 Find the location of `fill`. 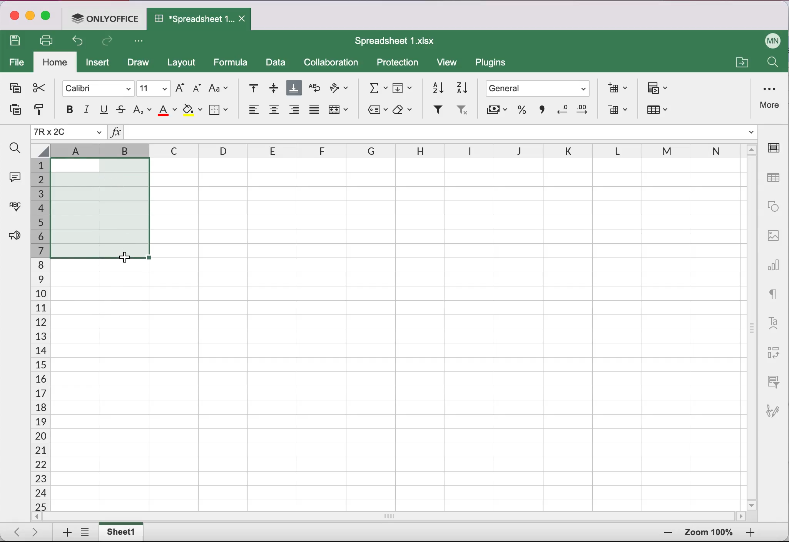

fill is located at coordinates (404, 87).